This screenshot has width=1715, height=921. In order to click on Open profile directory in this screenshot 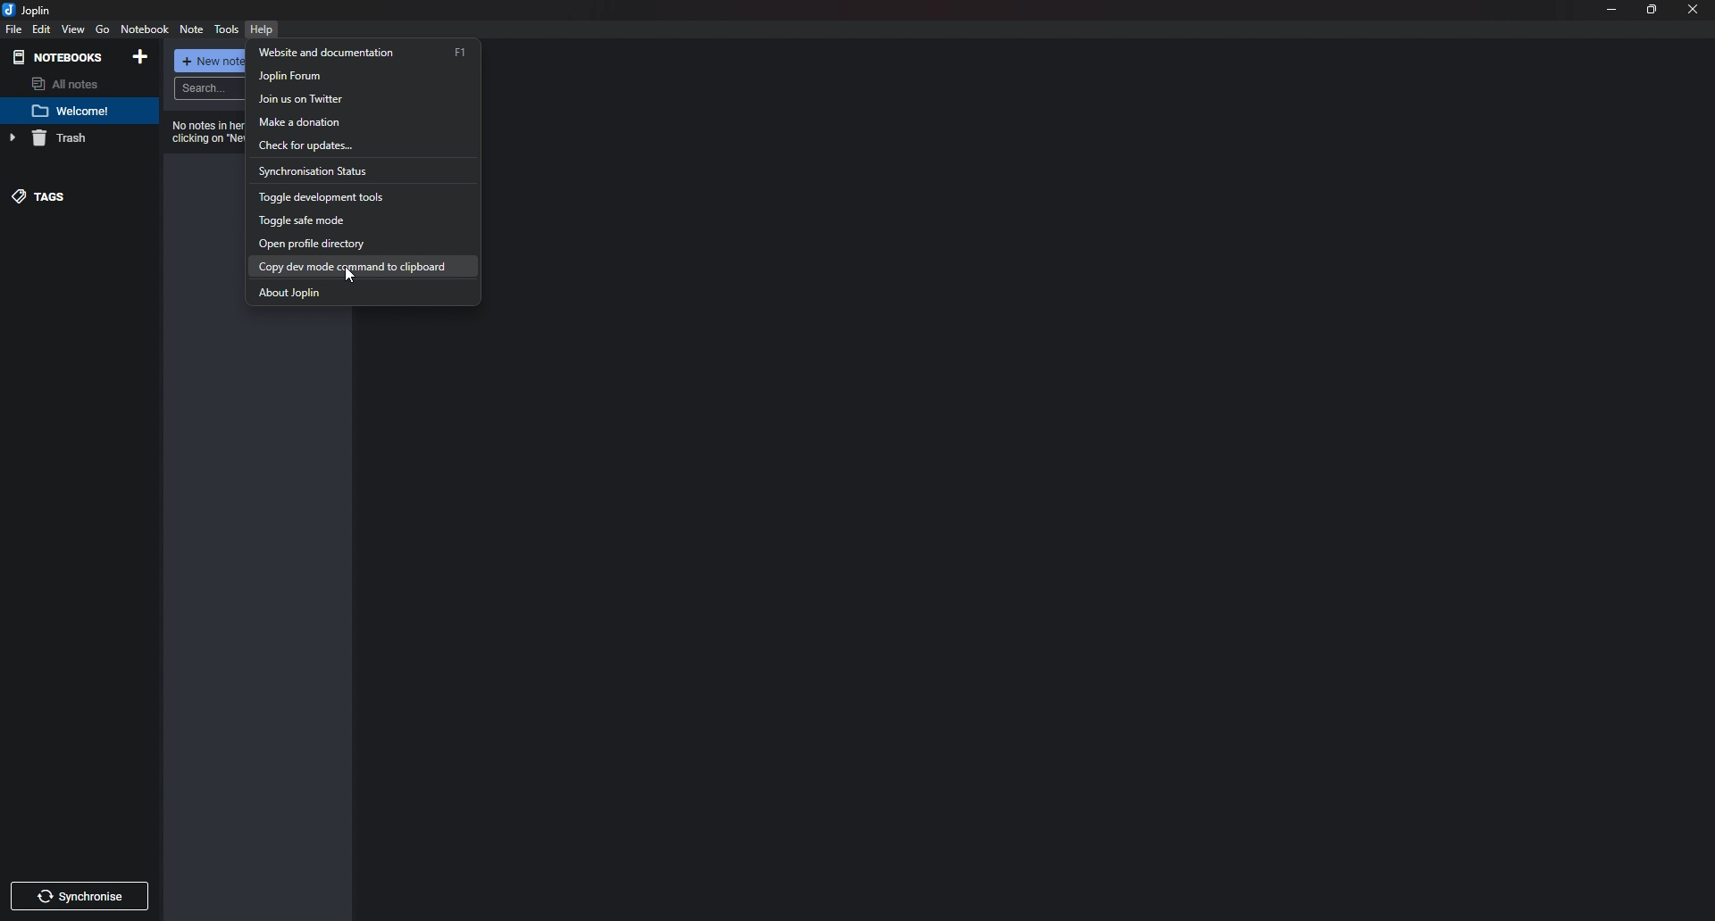, I will do `click(358, 244)`.